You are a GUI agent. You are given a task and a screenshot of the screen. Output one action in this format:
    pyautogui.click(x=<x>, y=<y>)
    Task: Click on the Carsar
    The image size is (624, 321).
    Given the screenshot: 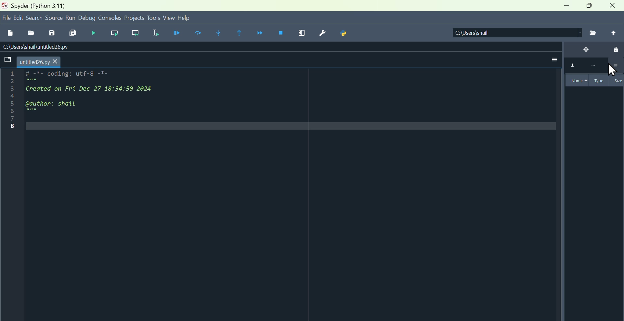 What is the action you would take?
    pyautogui.click(x=614, y=73)
    